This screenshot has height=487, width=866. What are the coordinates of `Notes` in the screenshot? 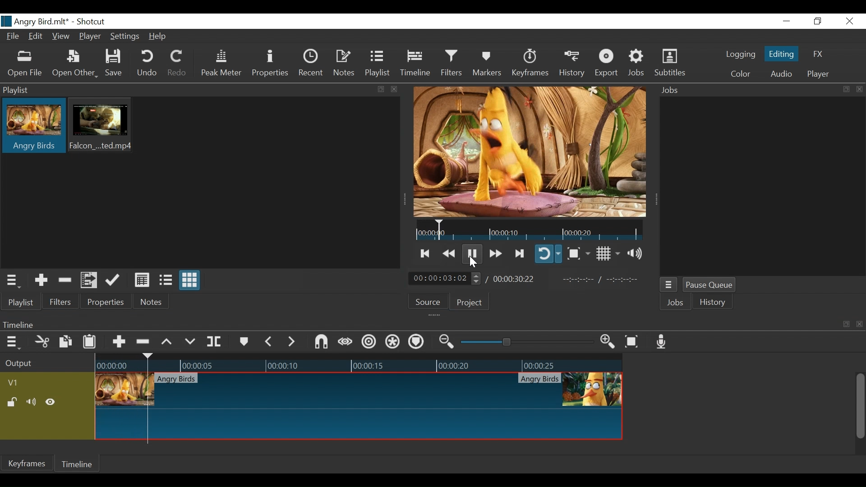 It's located at (345, 64).